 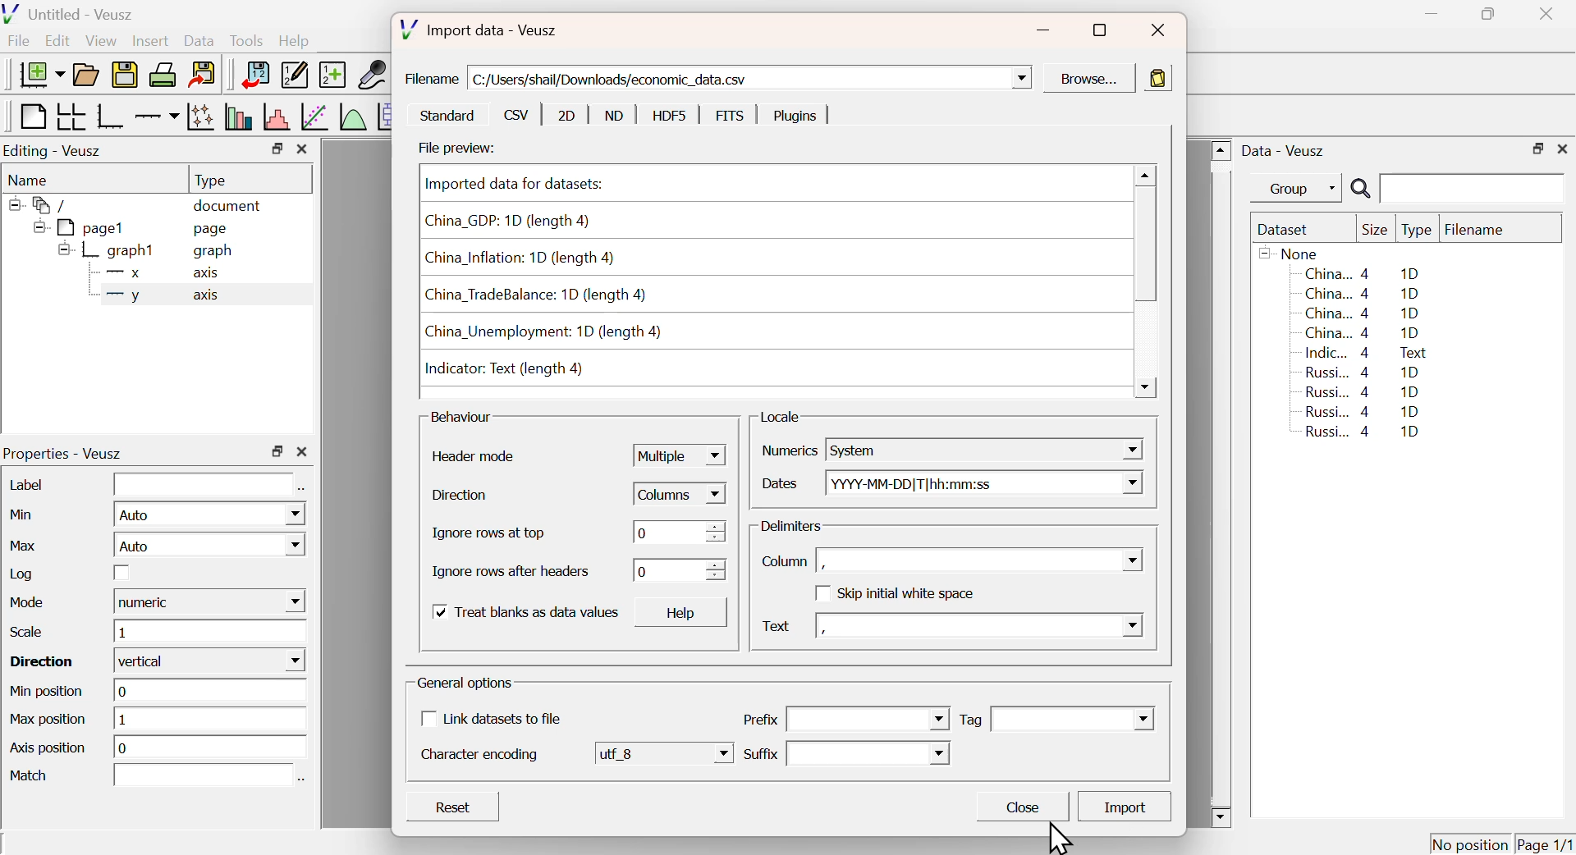 I want to click on Locale, so click(x=777, y=418).